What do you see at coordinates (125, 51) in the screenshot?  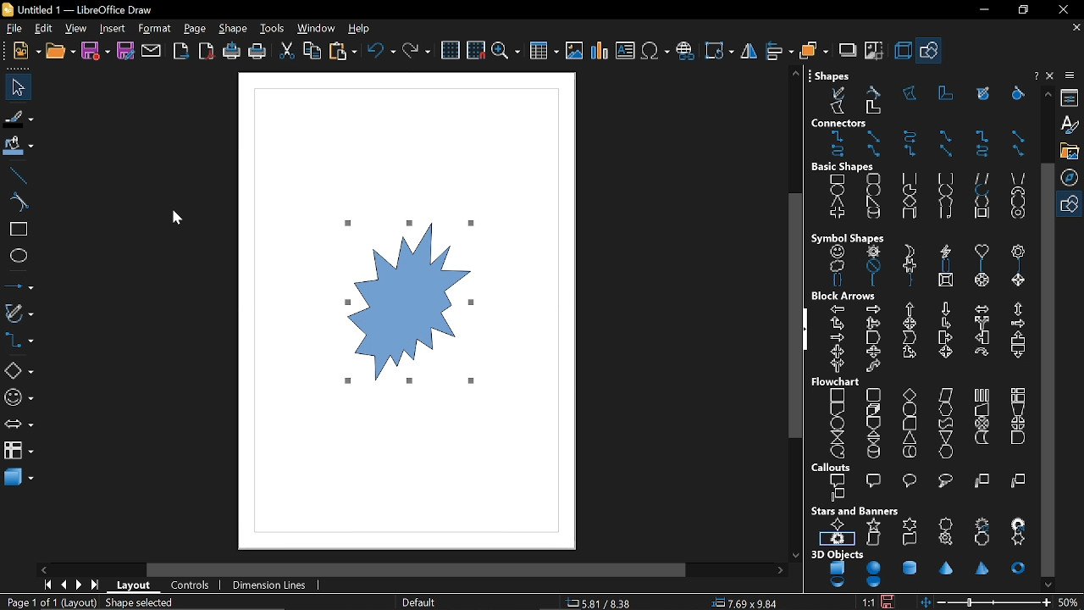 I see `save as` at bounding box center [125, 51].